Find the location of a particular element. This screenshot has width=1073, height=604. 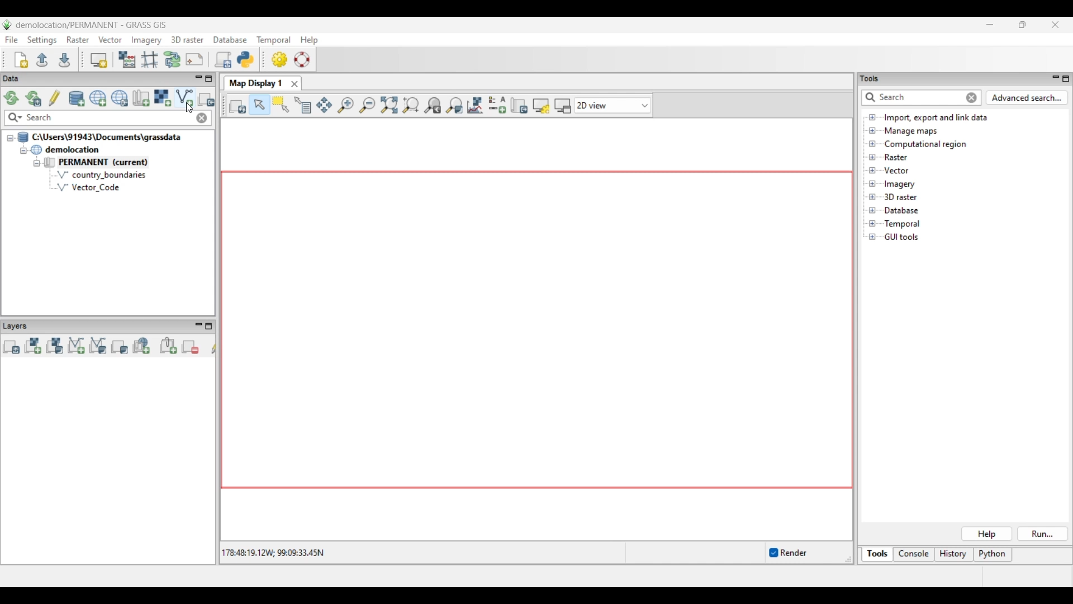

Collapse file thread  is located at coordinates (10, 138).